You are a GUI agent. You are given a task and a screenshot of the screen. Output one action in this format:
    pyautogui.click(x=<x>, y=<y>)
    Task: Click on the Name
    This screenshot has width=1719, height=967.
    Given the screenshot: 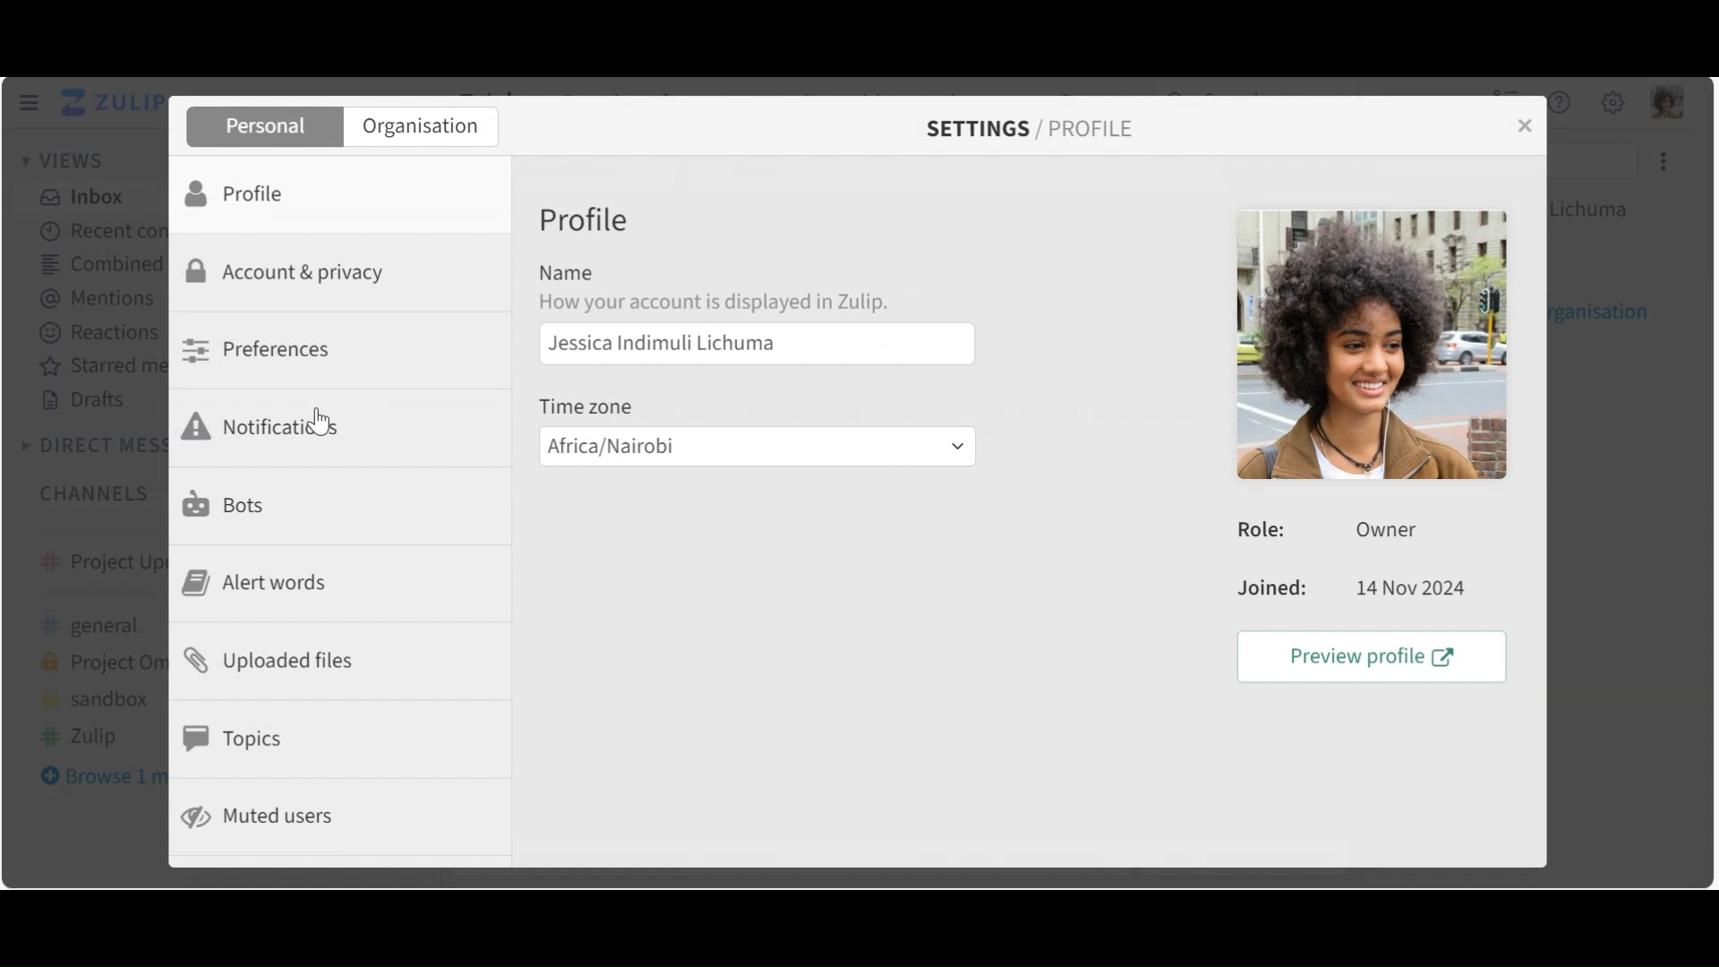 What is the action you would take?
    pyautogui.click(x=568, y=272)
    